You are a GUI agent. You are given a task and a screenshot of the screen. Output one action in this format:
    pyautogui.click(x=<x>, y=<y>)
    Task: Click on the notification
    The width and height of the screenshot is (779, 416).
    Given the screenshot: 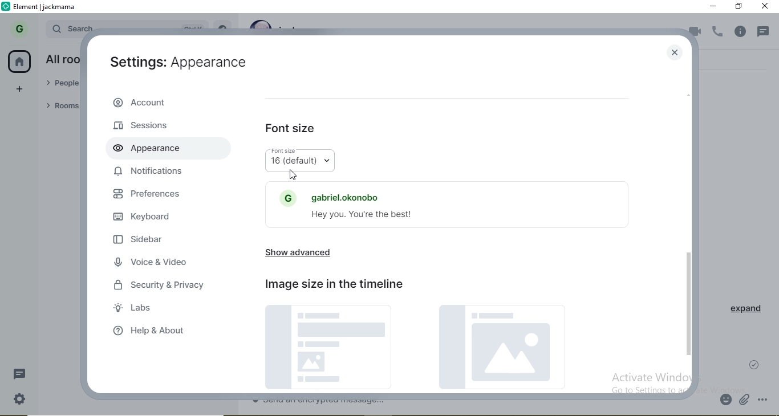 What is the action you would take?
    pyautogui.click(x=765, y=29)
    